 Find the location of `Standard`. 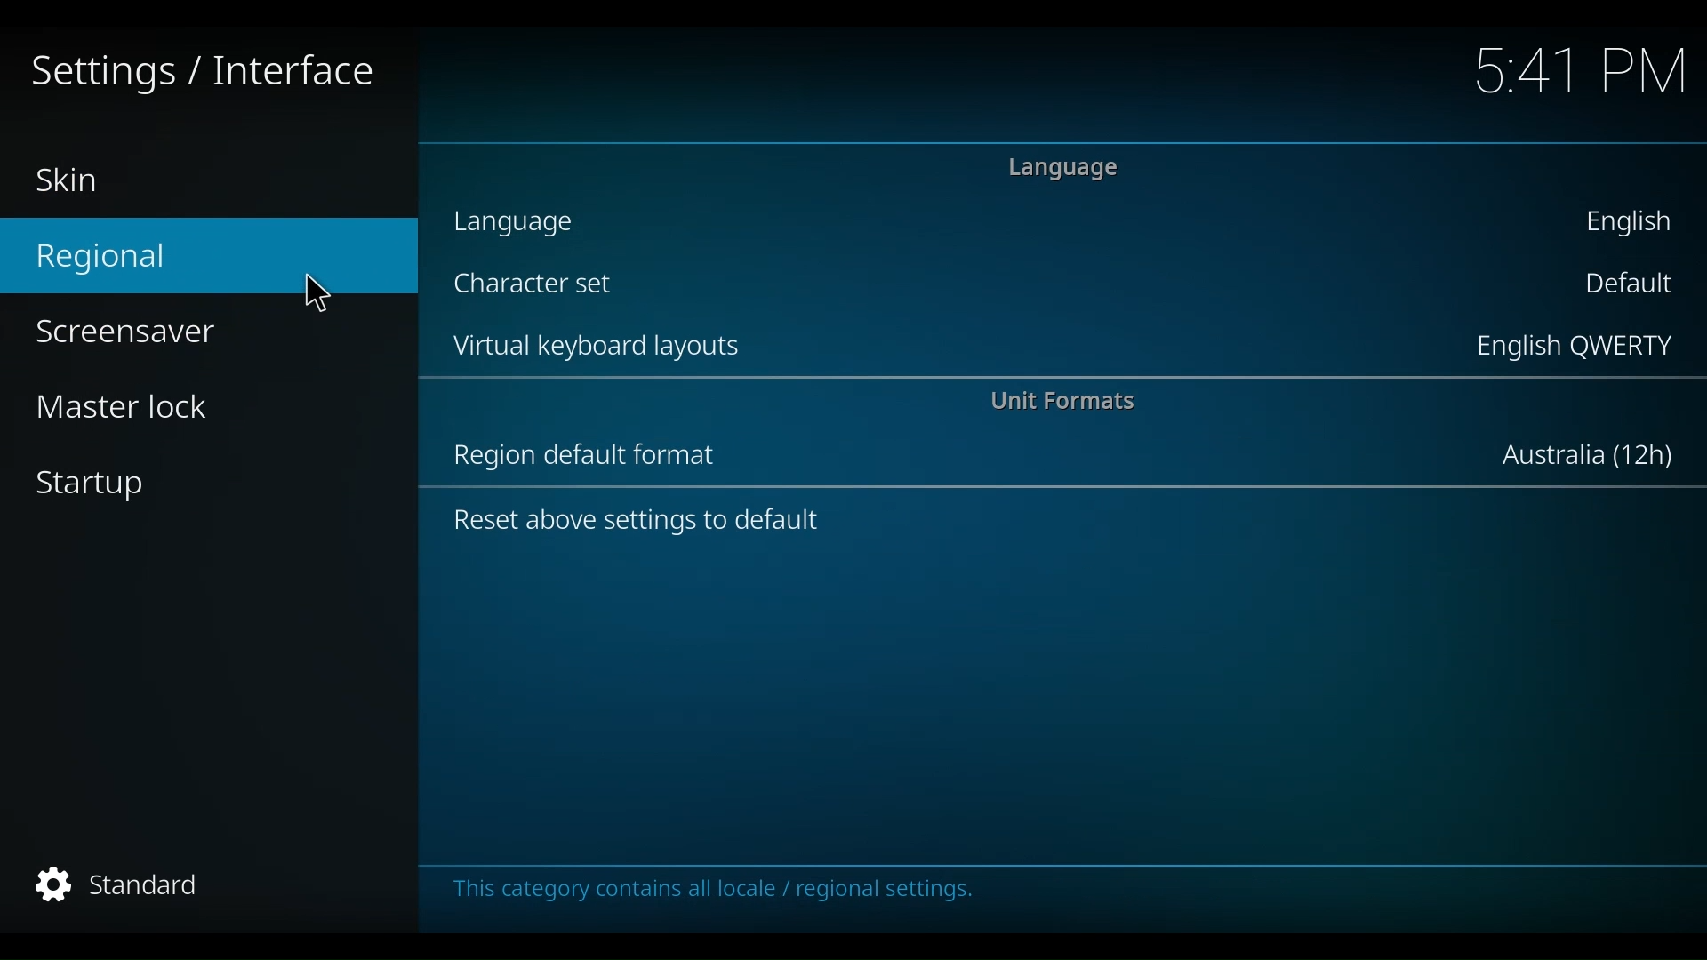

Standard is located at coordinates (116, 885).